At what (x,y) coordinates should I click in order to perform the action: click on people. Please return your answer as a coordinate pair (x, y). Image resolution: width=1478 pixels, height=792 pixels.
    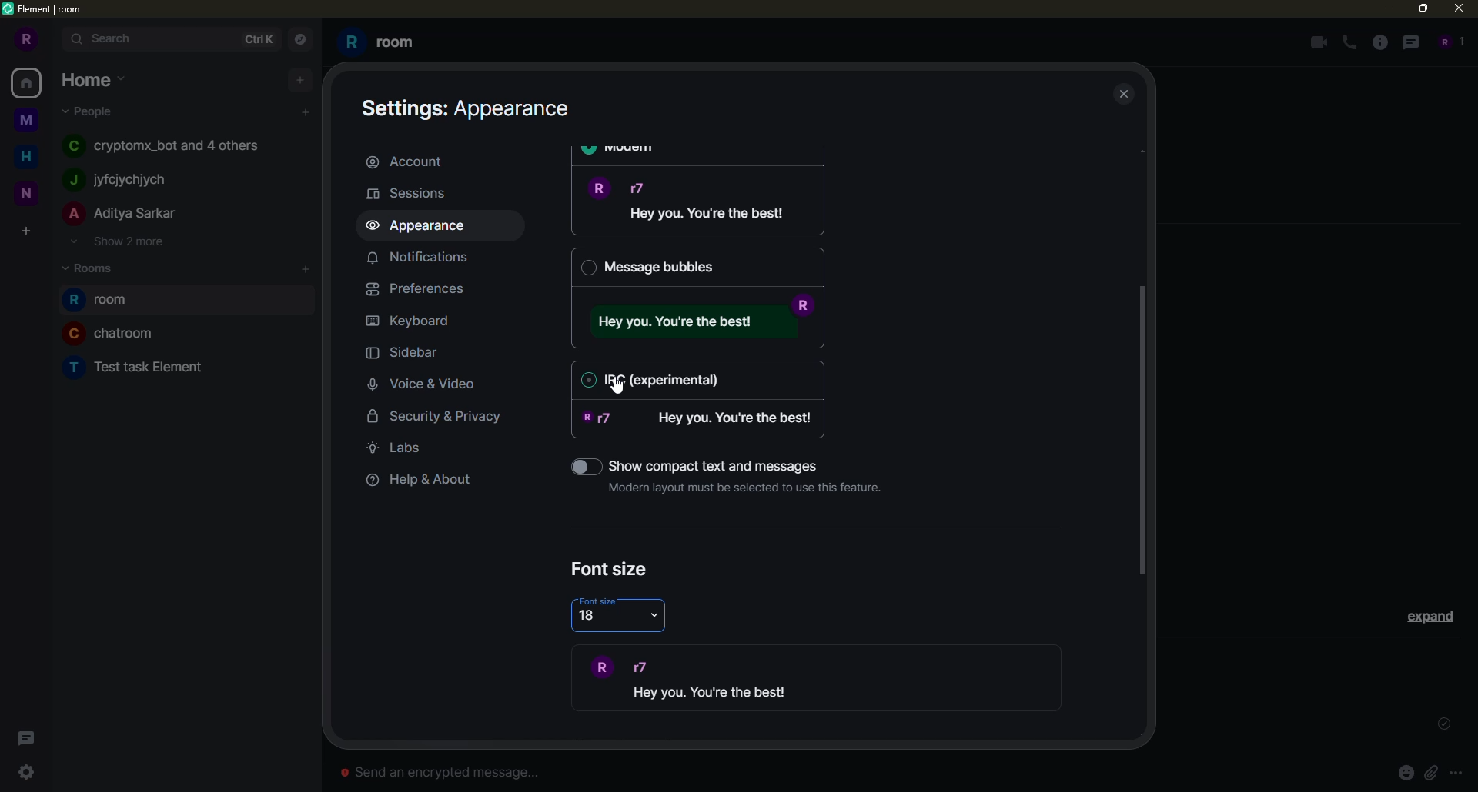
    Looking at the image, I should click on (159, 145).